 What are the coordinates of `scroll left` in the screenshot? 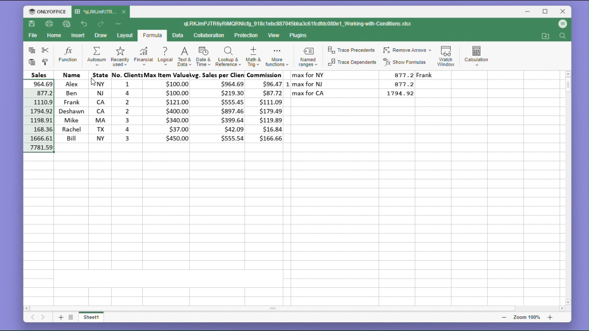 It's located at (27, 307).